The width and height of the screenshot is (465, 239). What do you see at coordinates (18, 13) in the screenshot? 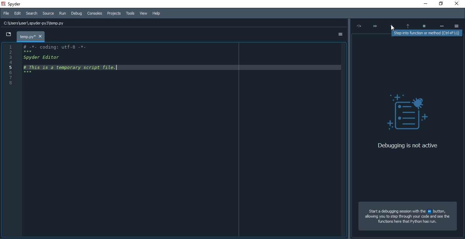
I see `Edit` at bounding box center [18, 13].